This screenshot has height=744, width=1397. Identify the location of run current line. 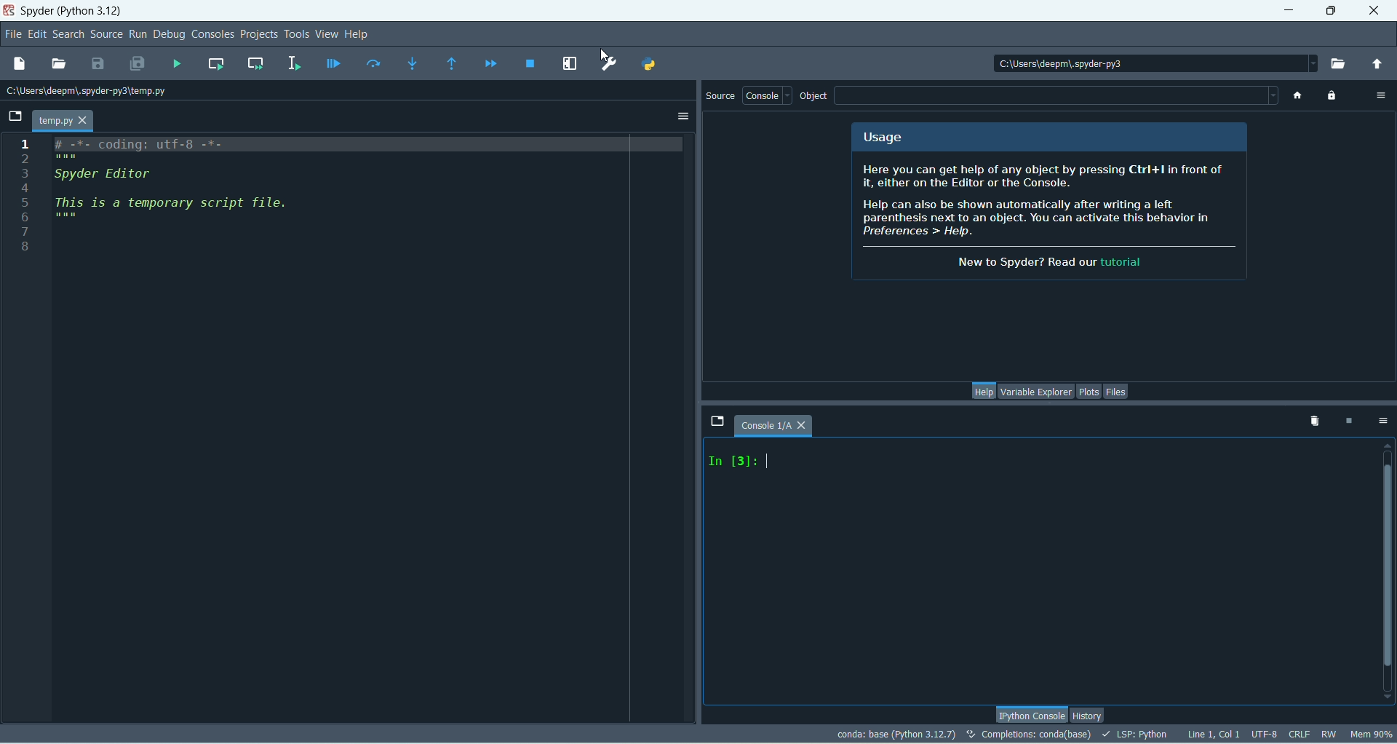
(373, 64).